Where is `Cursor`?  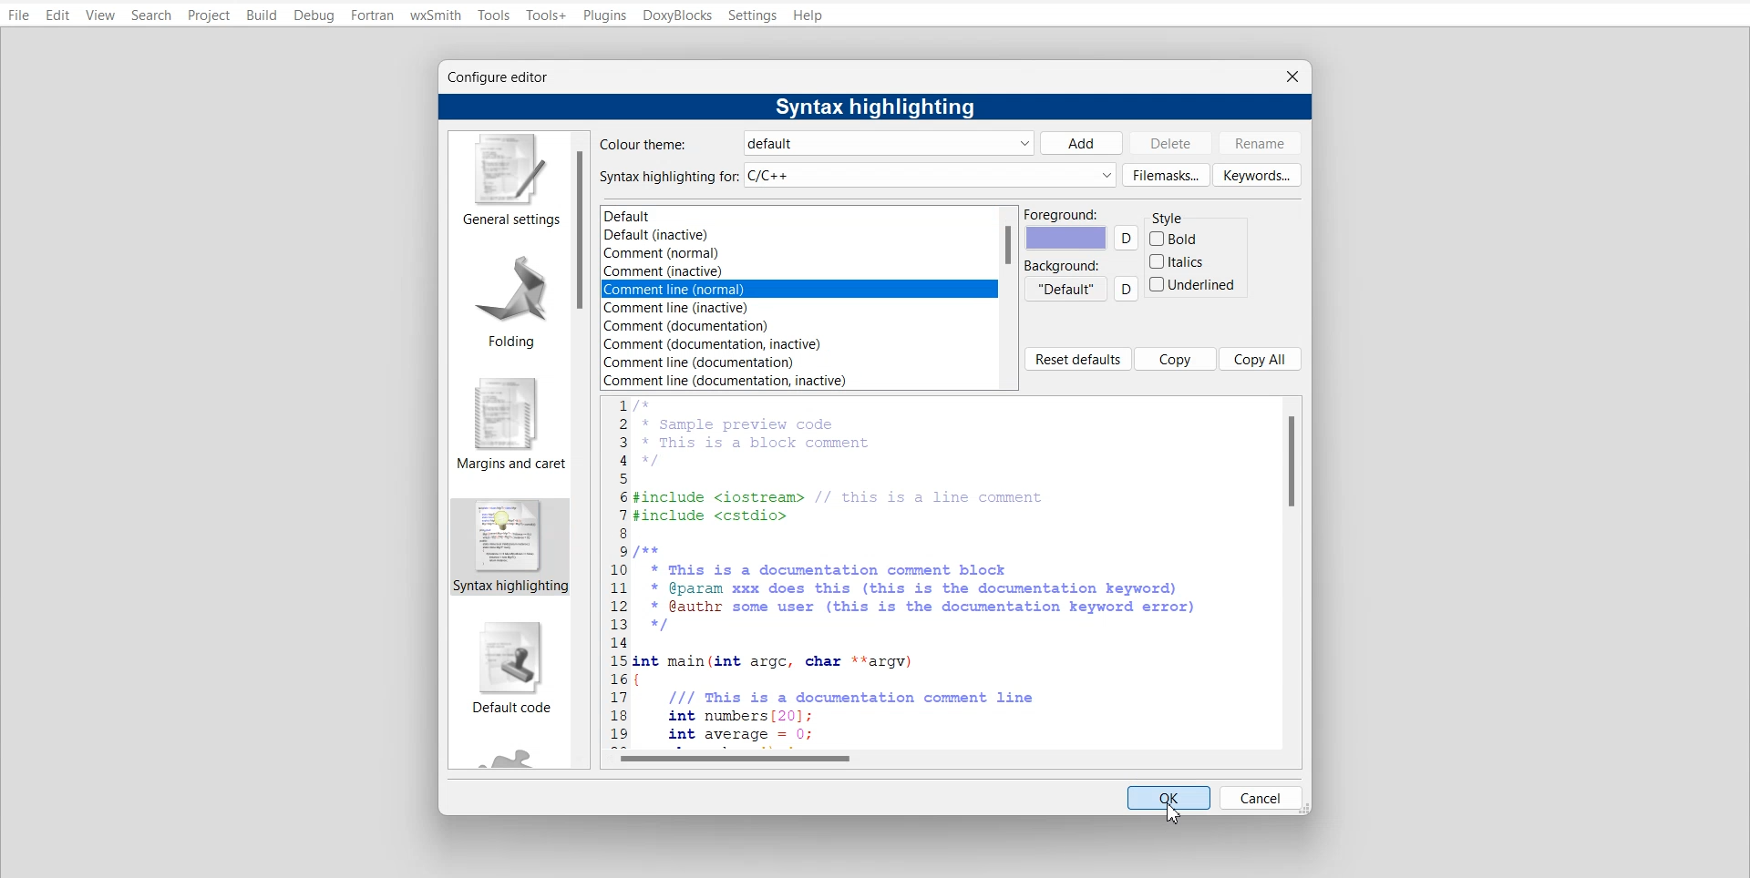
Cursor is located at coordinates (1179, 815).